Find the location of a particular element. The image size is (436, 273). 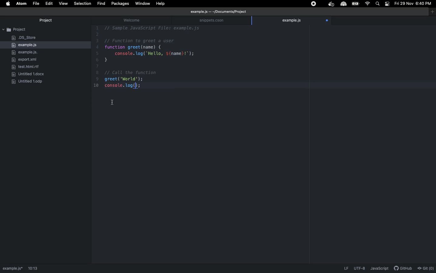

description is located at coordinates (403, 268).